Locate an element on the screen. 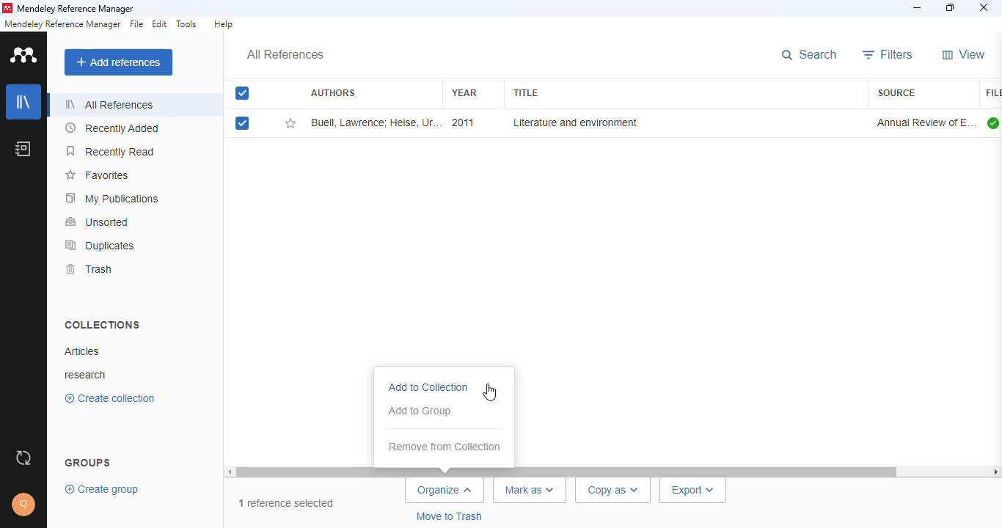 Image resolution: width=1002 pixels, height=528 pixels. select is located at coordinates (243, 93).